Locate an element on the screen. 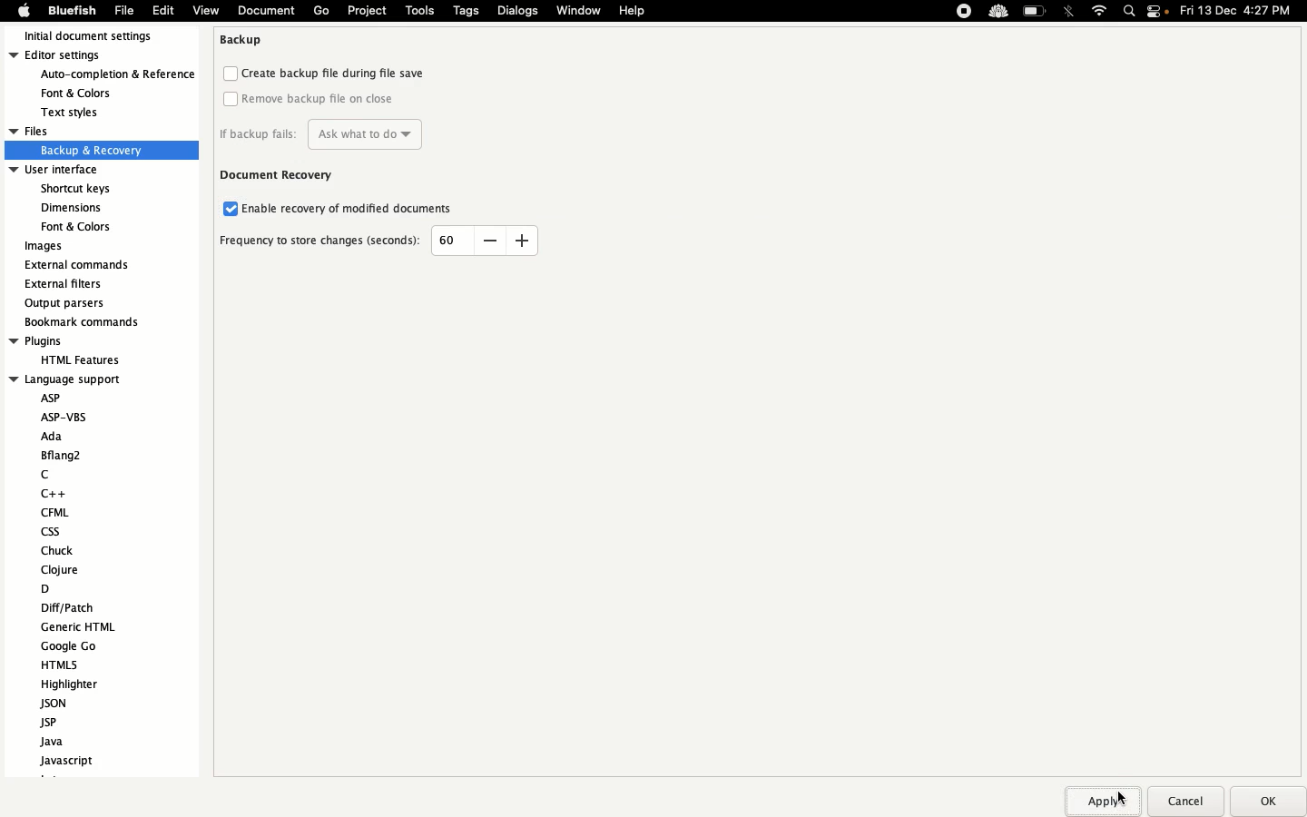  Backup is located at coordinates (245, 43).